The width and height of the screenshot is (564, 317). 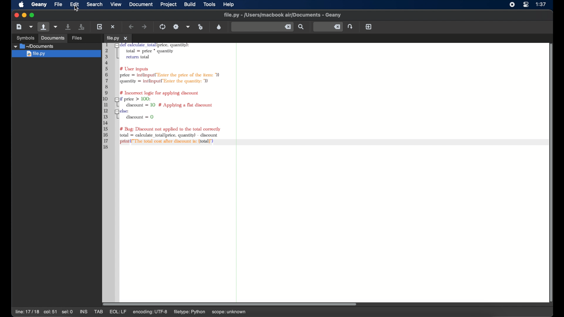 What do you see at coordinates (16, 15) in the screenshot?
I see `close` at bounding box center [16, 15].